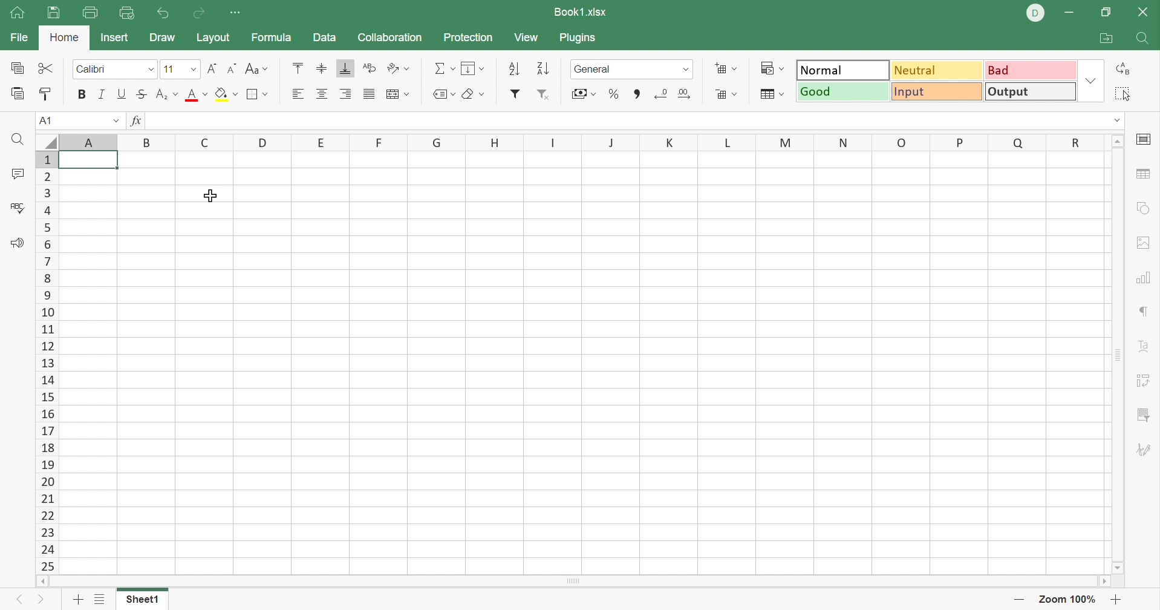  Describe the element at coordinates (88, 13) in the screenshot. I see `Print` at that location.